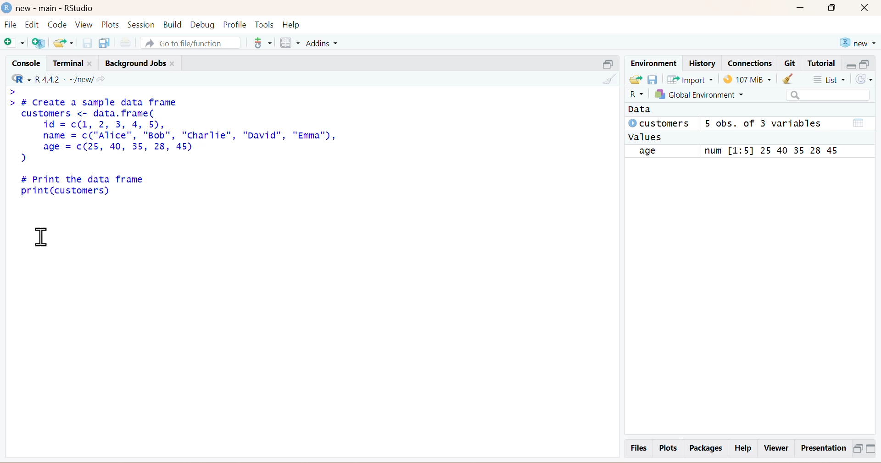 Image resolution: width=881 pixels, height=463 pixels. What do you see at coordinates (189, 42) in the screenshot?
I see `A Go to file/function` at bounding box center [189, 42].